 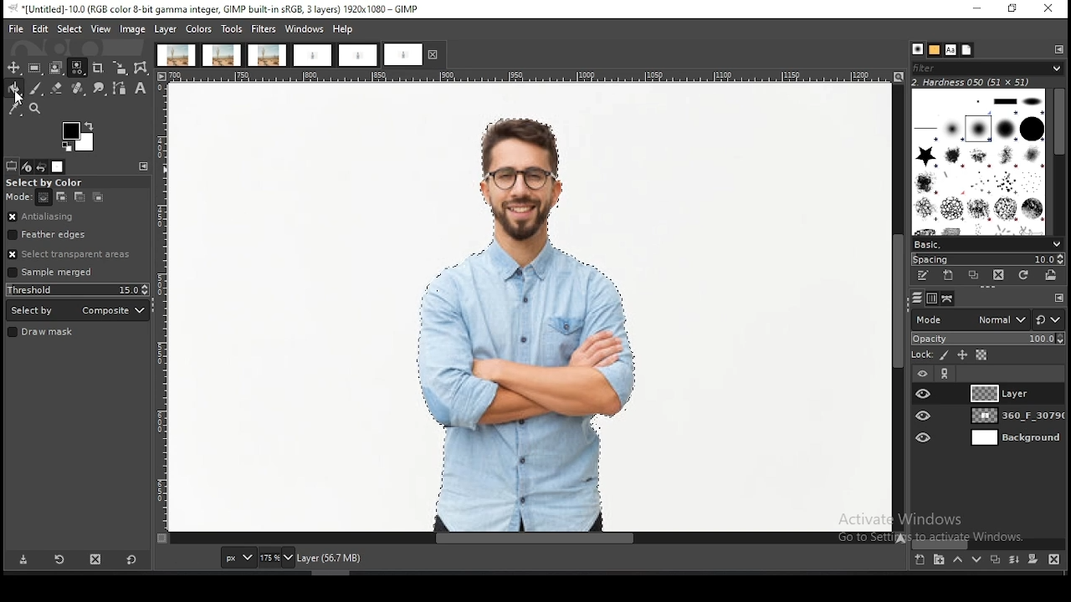 What do you see at coordinates (268, 55) in the screenshot?
I see `project tab` at bounding box center [268, 55].